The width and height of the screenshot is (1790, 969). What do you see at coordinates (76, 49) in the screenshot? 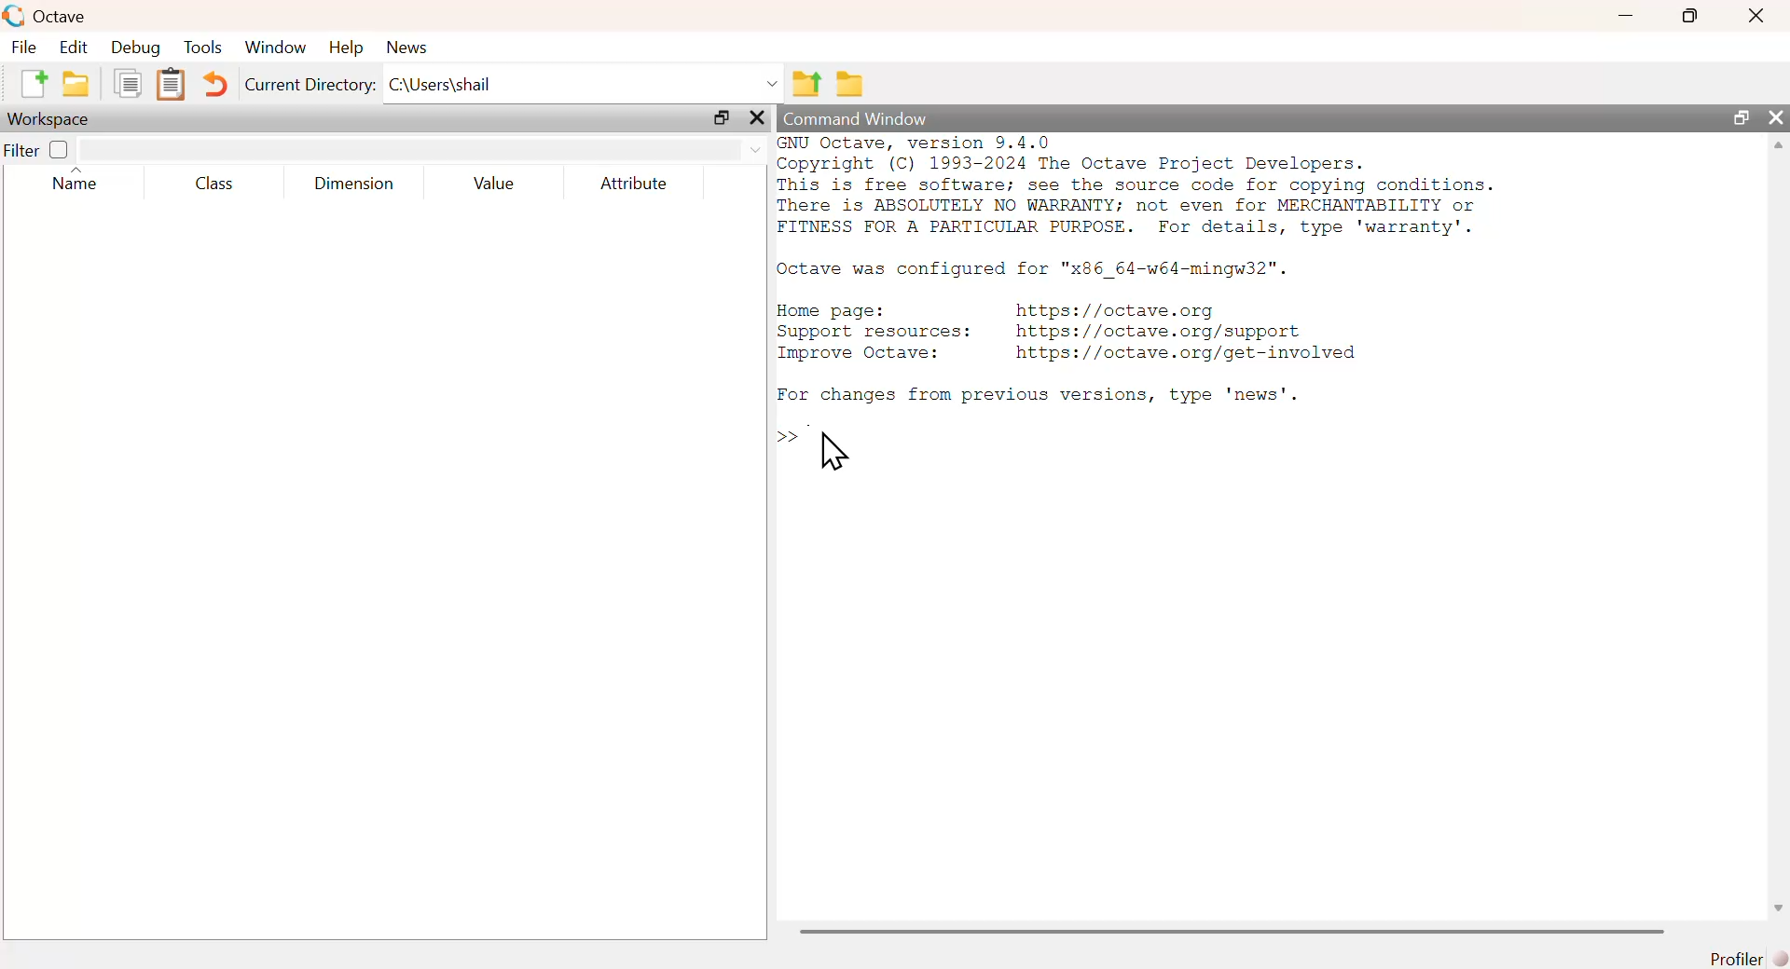
I see `edit` at bounding box center [76, 49].